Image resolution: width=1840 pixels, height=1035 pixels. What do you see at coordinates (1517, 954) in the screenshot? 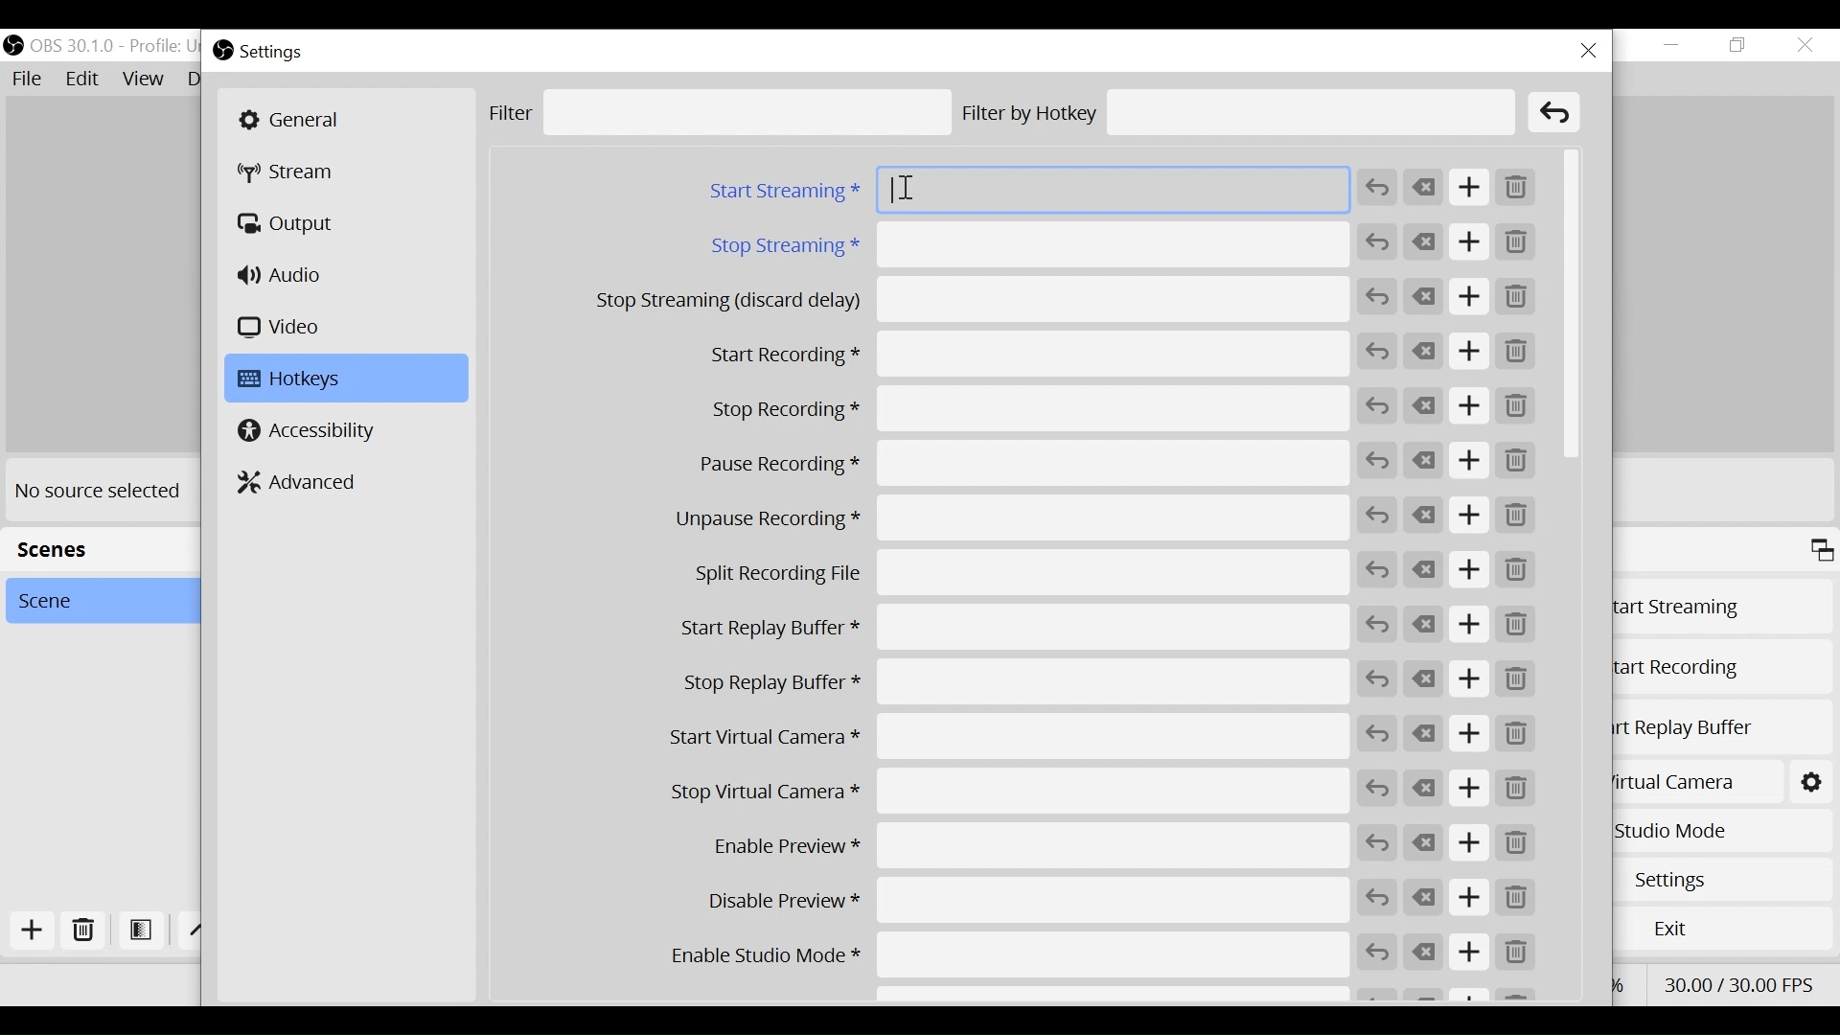
I see `Remove` at bounding box center [1517, 954].